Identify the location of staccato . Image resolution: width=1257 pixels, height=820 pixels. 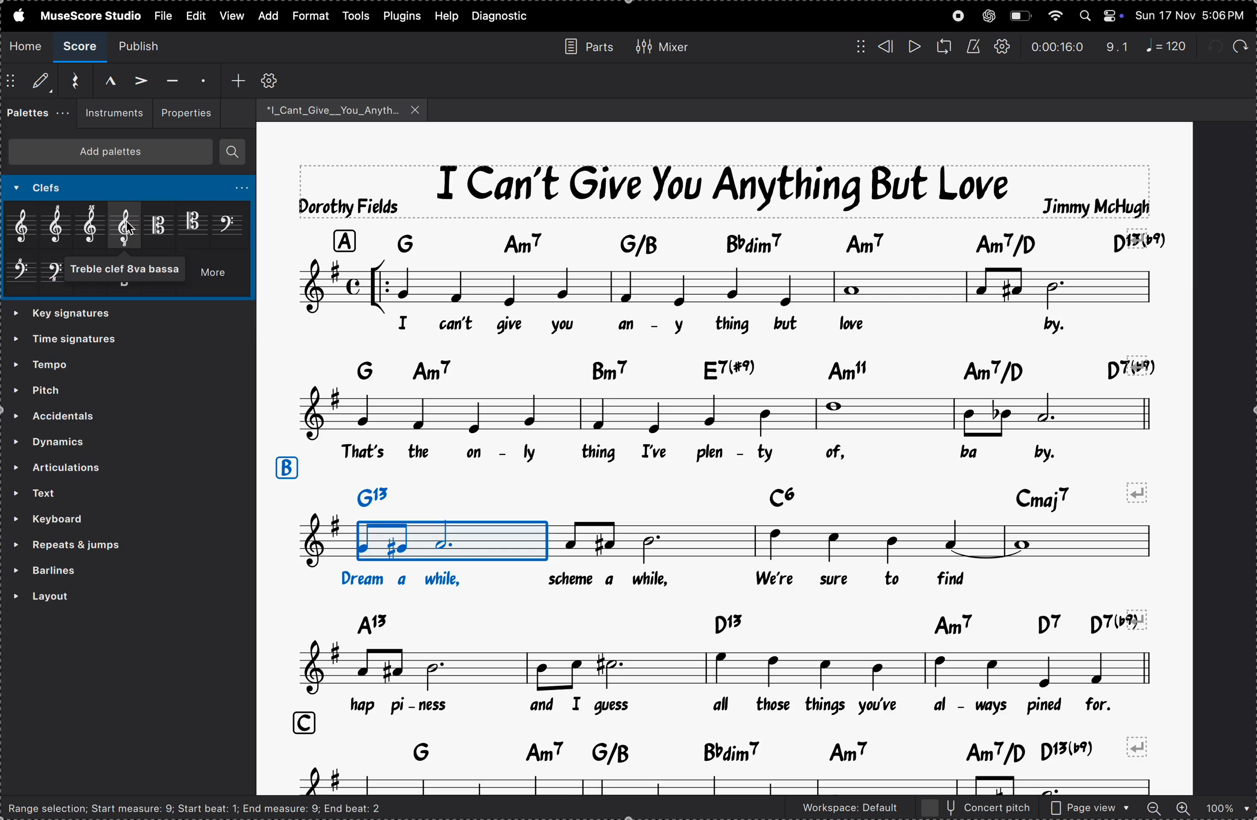
(201, 79).